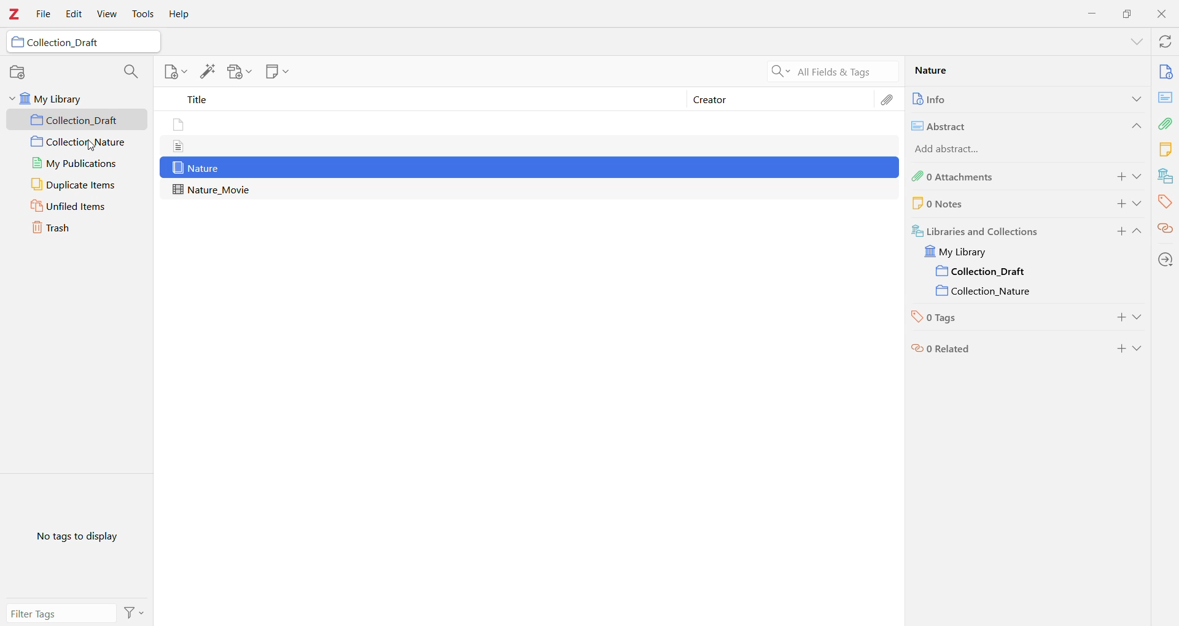 Image resolution: width=1179 pixels, height=626 pixels. I want to click on Creator, so click(780, 99).